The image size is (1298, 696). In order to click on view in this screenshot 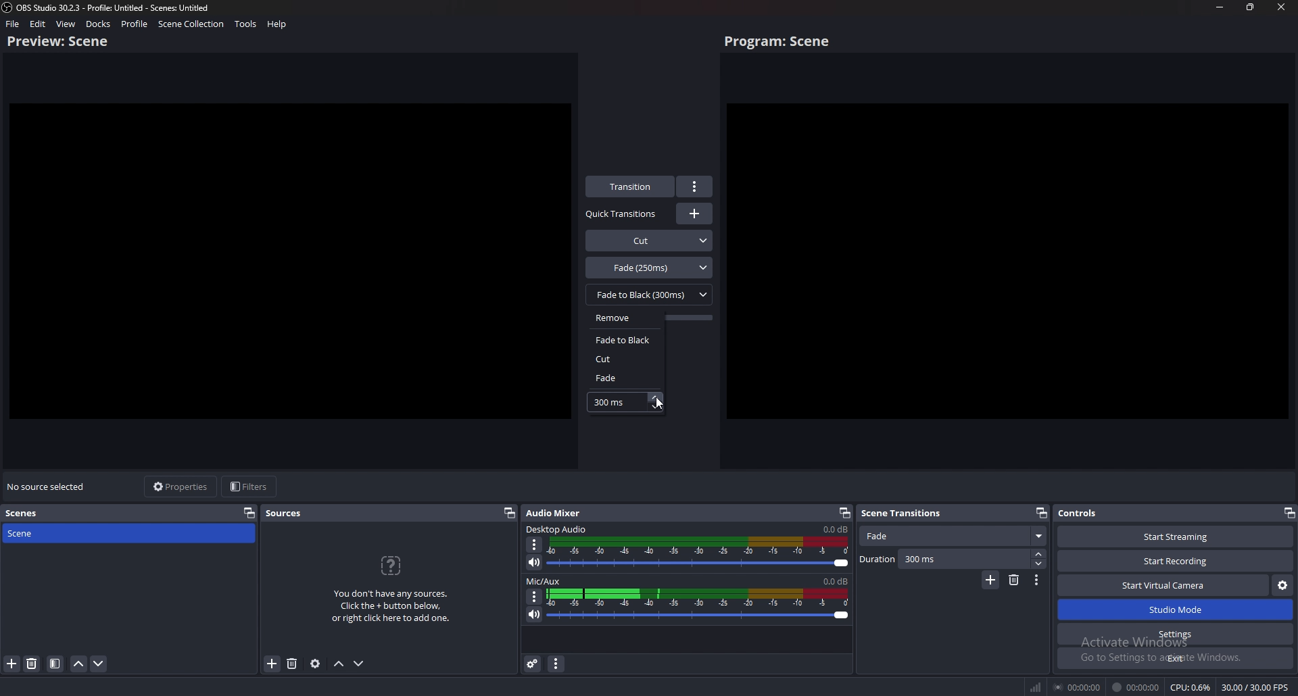, I will do `click(66, 24)`.